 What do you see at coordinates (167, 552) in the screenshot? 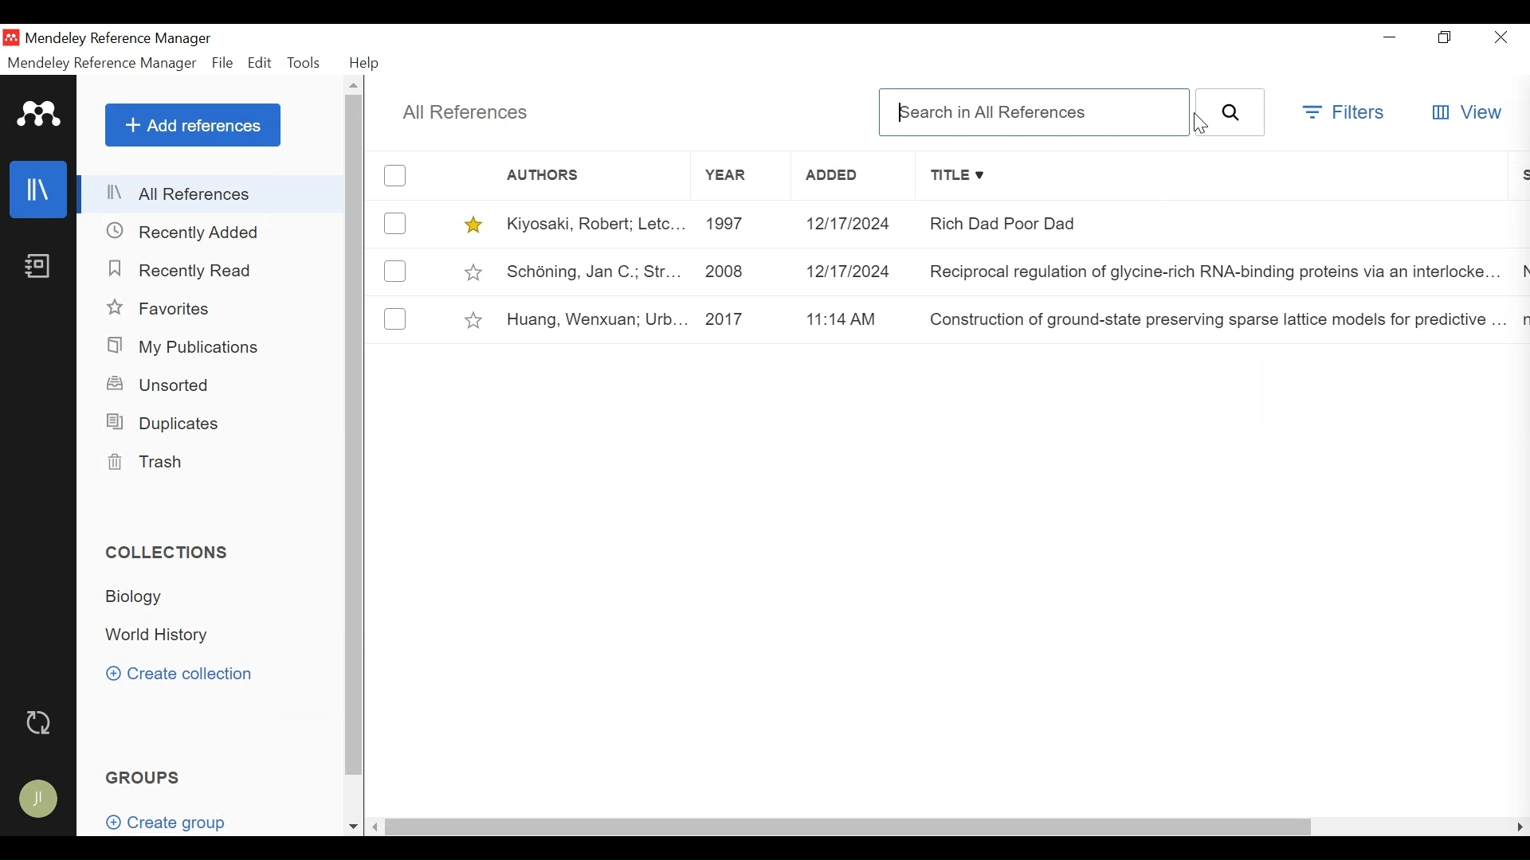
I see `Collections` at bounding box center [167, 552].